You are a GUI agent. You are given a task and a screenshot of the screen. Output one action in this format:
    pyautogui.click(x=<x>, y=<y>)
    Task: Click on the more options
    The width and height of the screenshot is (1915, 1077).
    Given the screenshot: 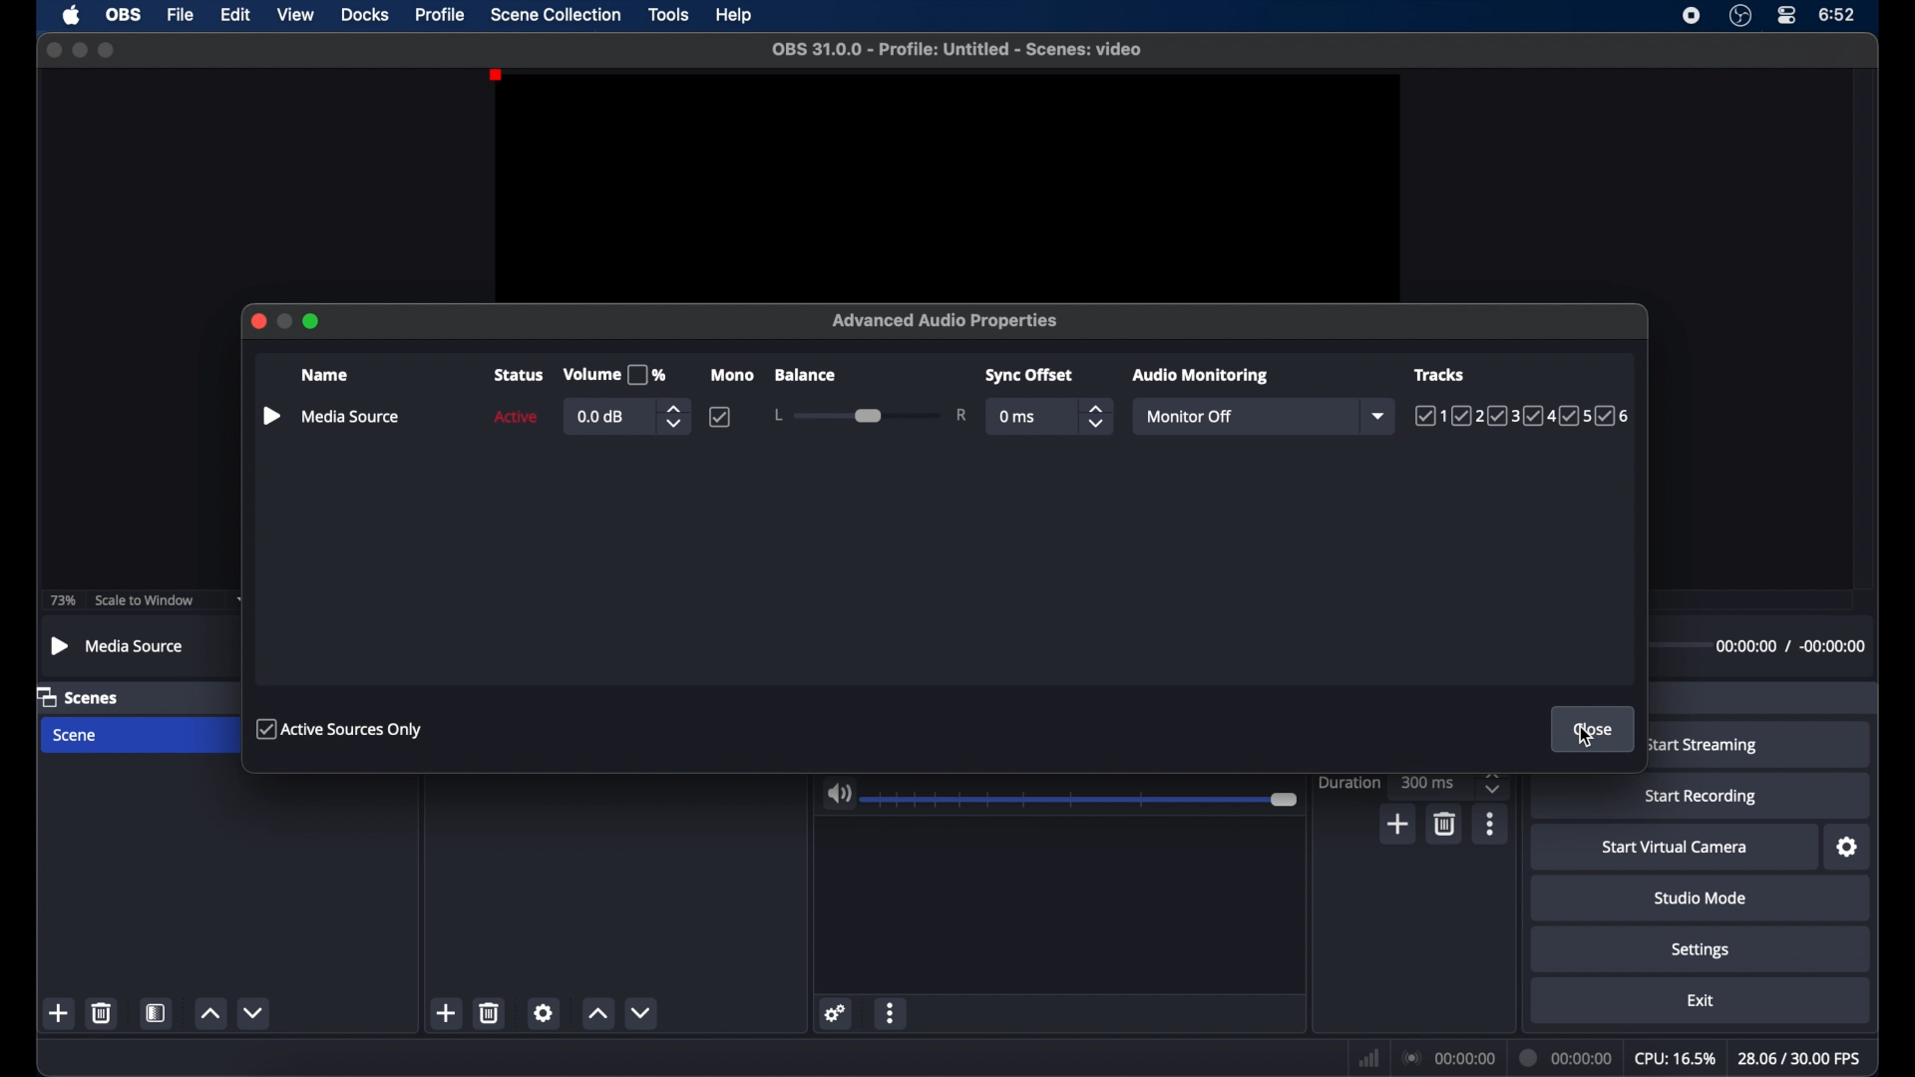 What is the action you would take?
    pyautogui.click(x=1490, y=824)
    